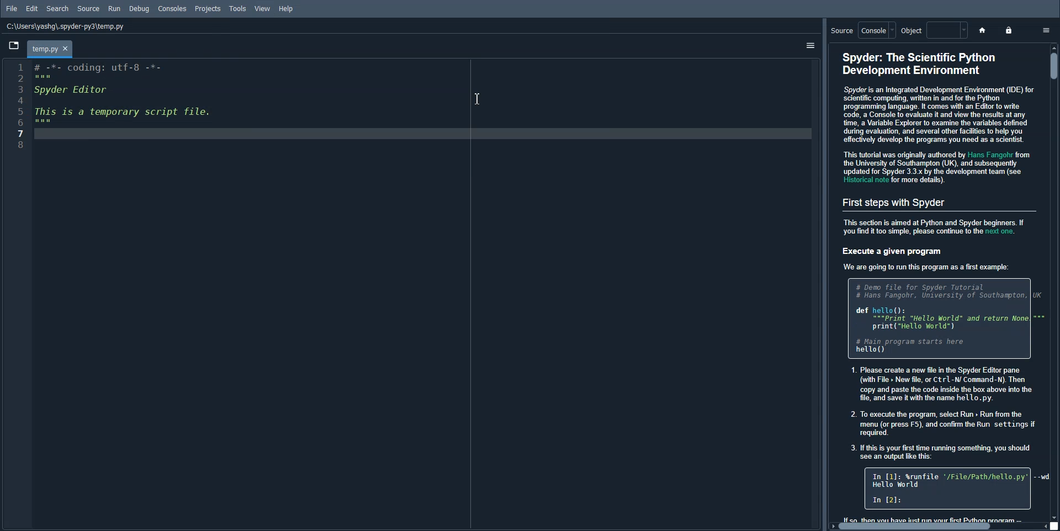 The width and height of the screenshot is (1060, 531). Describe the element at coordinates (263, 8) in the screenshot. I see `View` at that location.